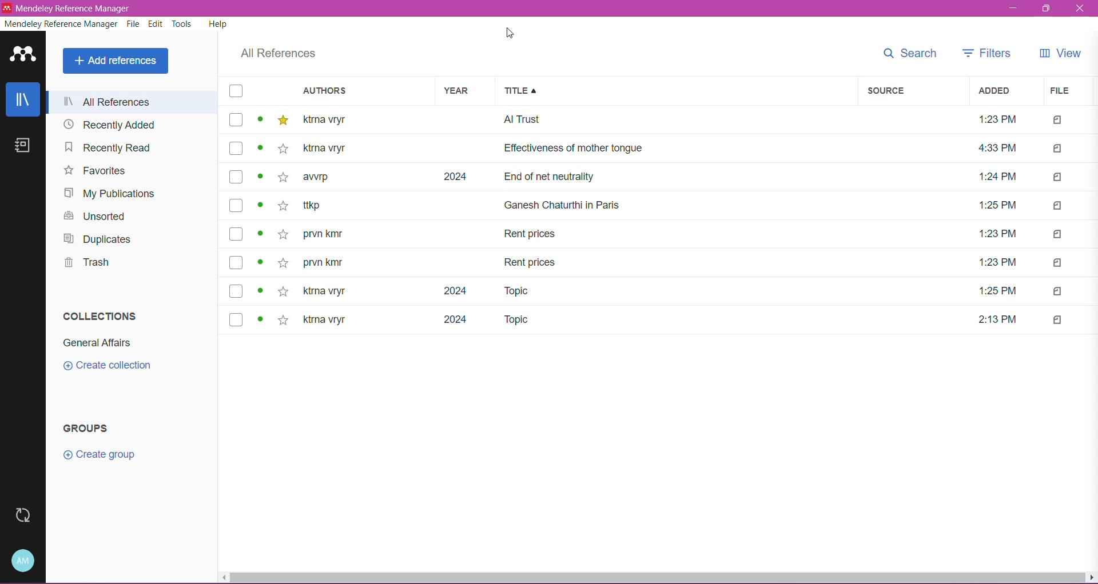 The height and width of the screenshot is (584, 1098). What do you see at coordinates (1082, 9) in the screenshot?
I see `Close` at bounding box center [1082, 9].